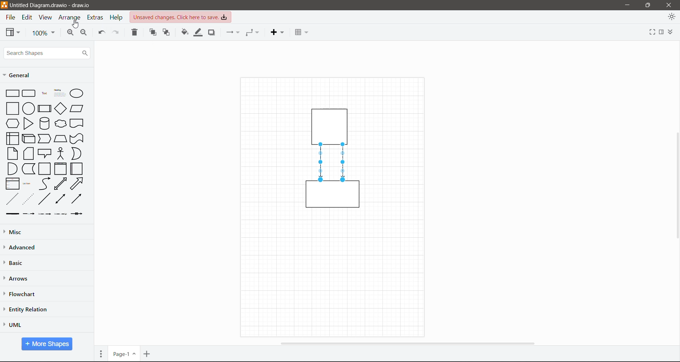 This screenshot has width=680, height=362. I want to click on Horizontal Container, so click(77, 169).